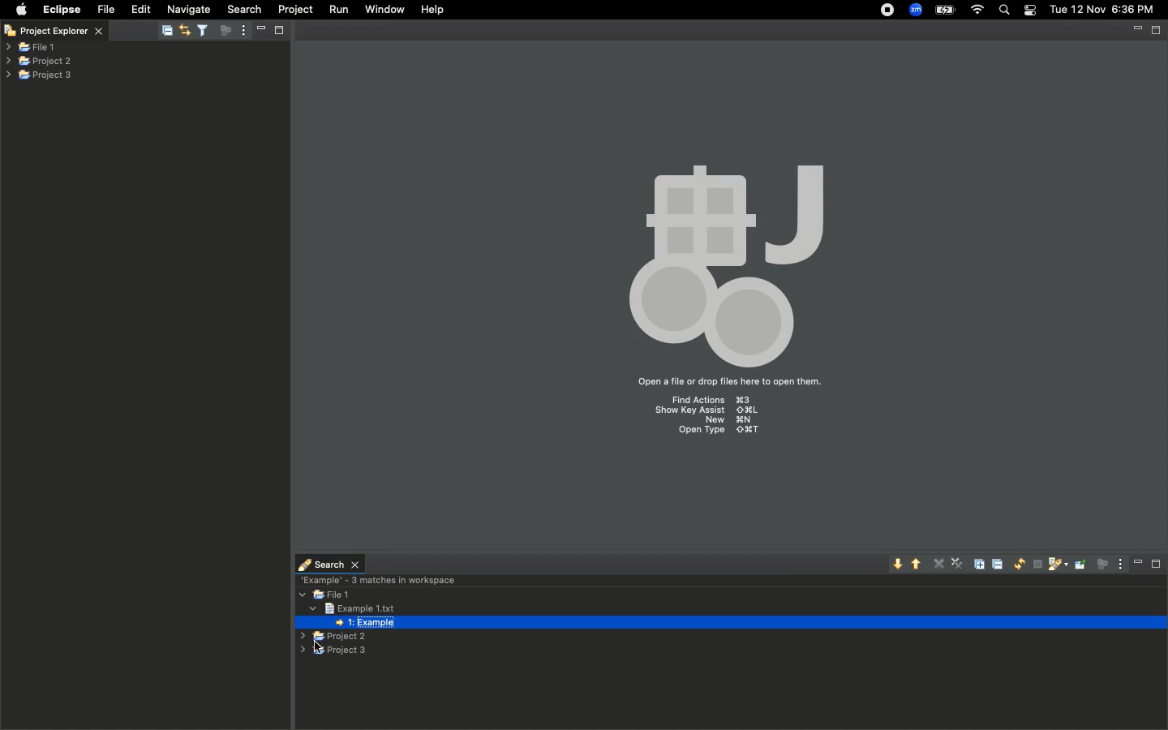 Image resolution: width=1168 pixels, height=730 pixels. What do you see at coordinates (1101, 564) in the screenshot?
I see `Focus on active tasks` at bounding box center [1101, 564].